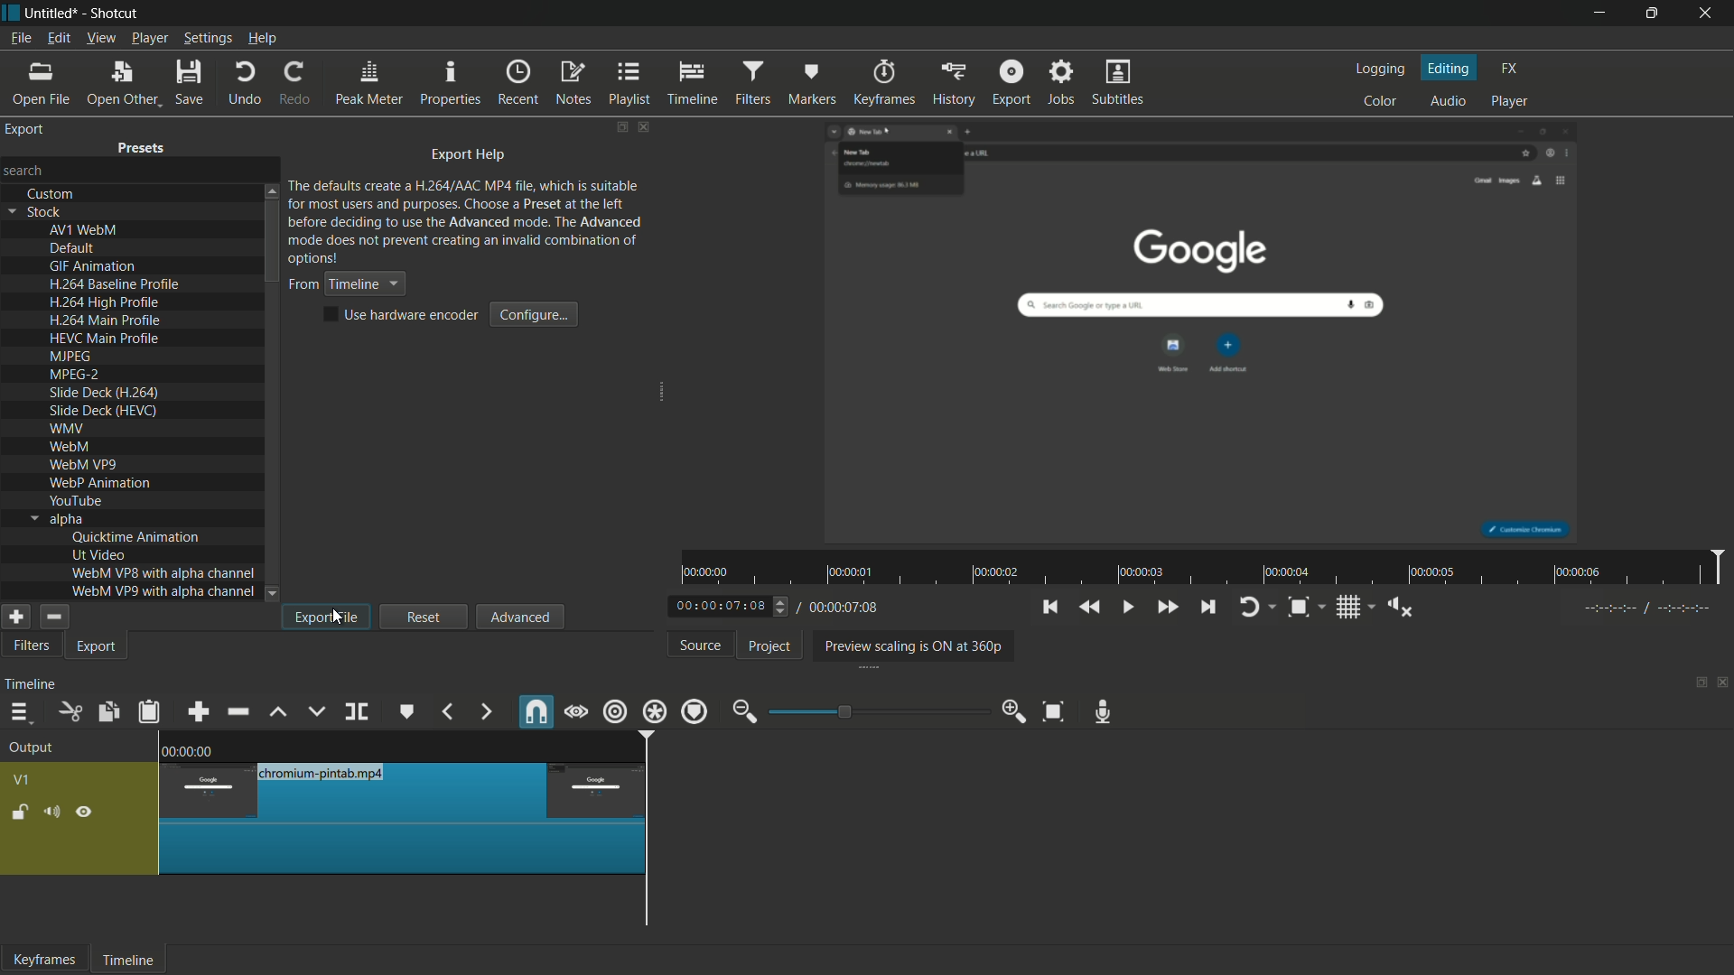 The width and height of the screenshot is (1734, 975). Describe the element at coordinates (1645, 608) in the screenshot. I see `---` at that location.